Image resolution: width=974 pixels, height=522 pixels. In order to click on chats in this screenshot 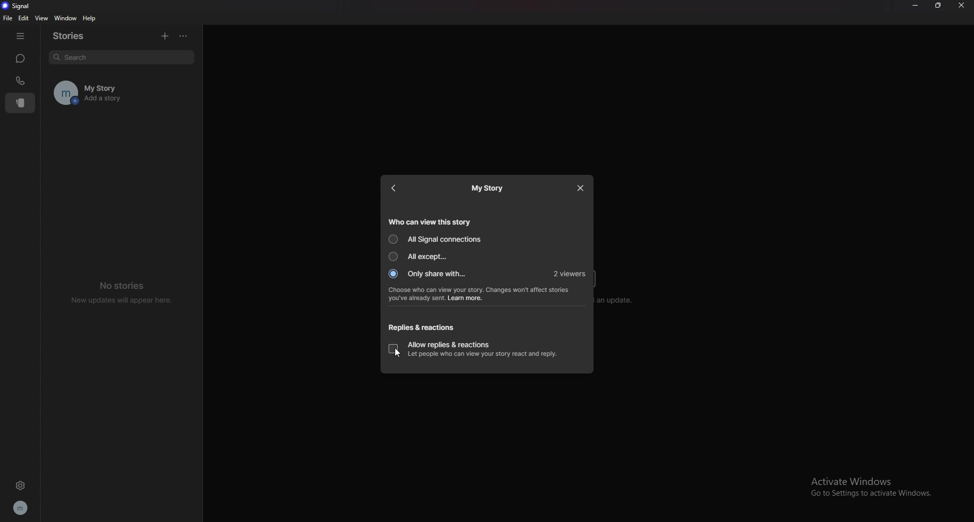, I will do `click(21, 59)`.